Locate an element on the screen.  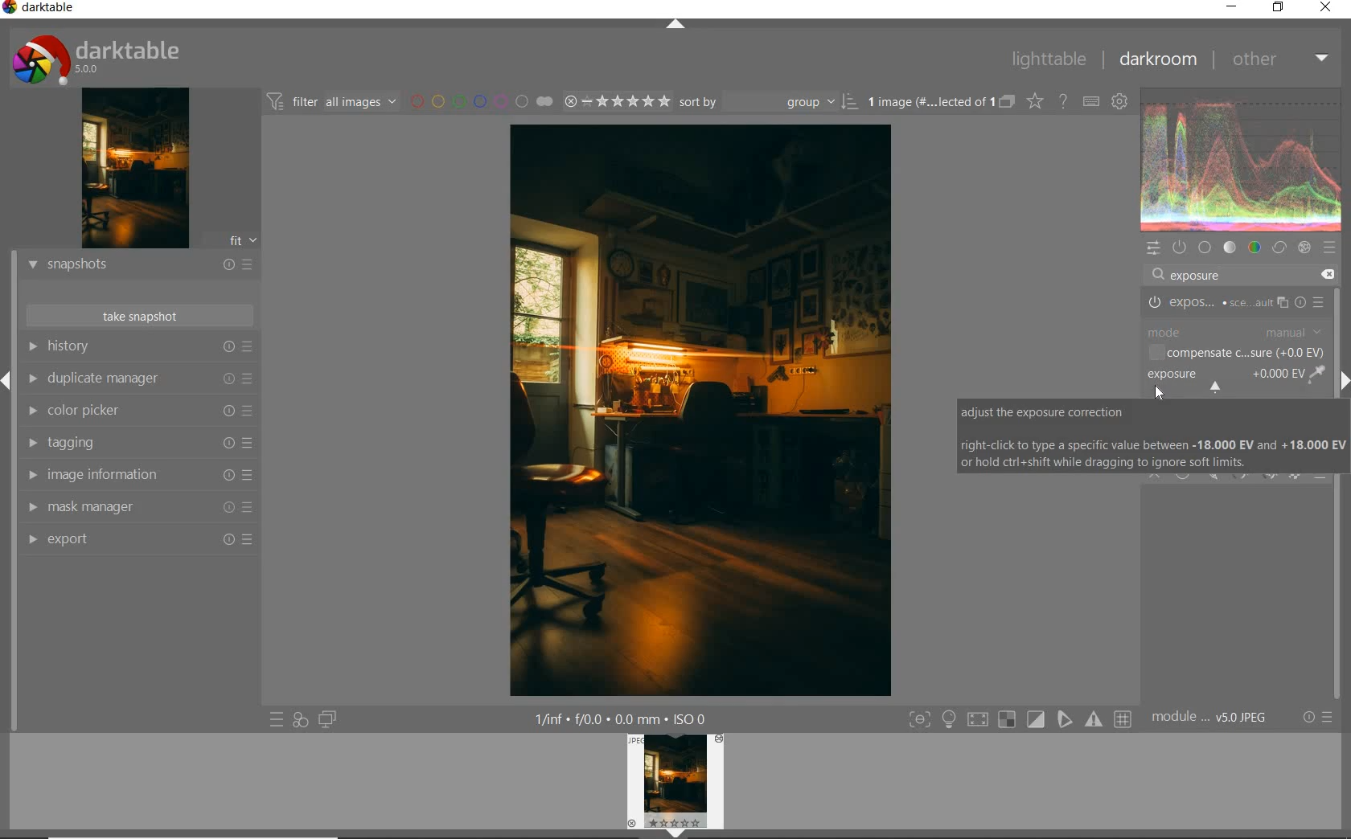
color picker is located at coordinates (137, 409).